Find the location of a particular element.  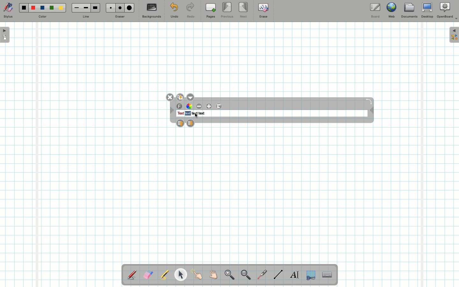

Web is located at coordinates (391, 11).